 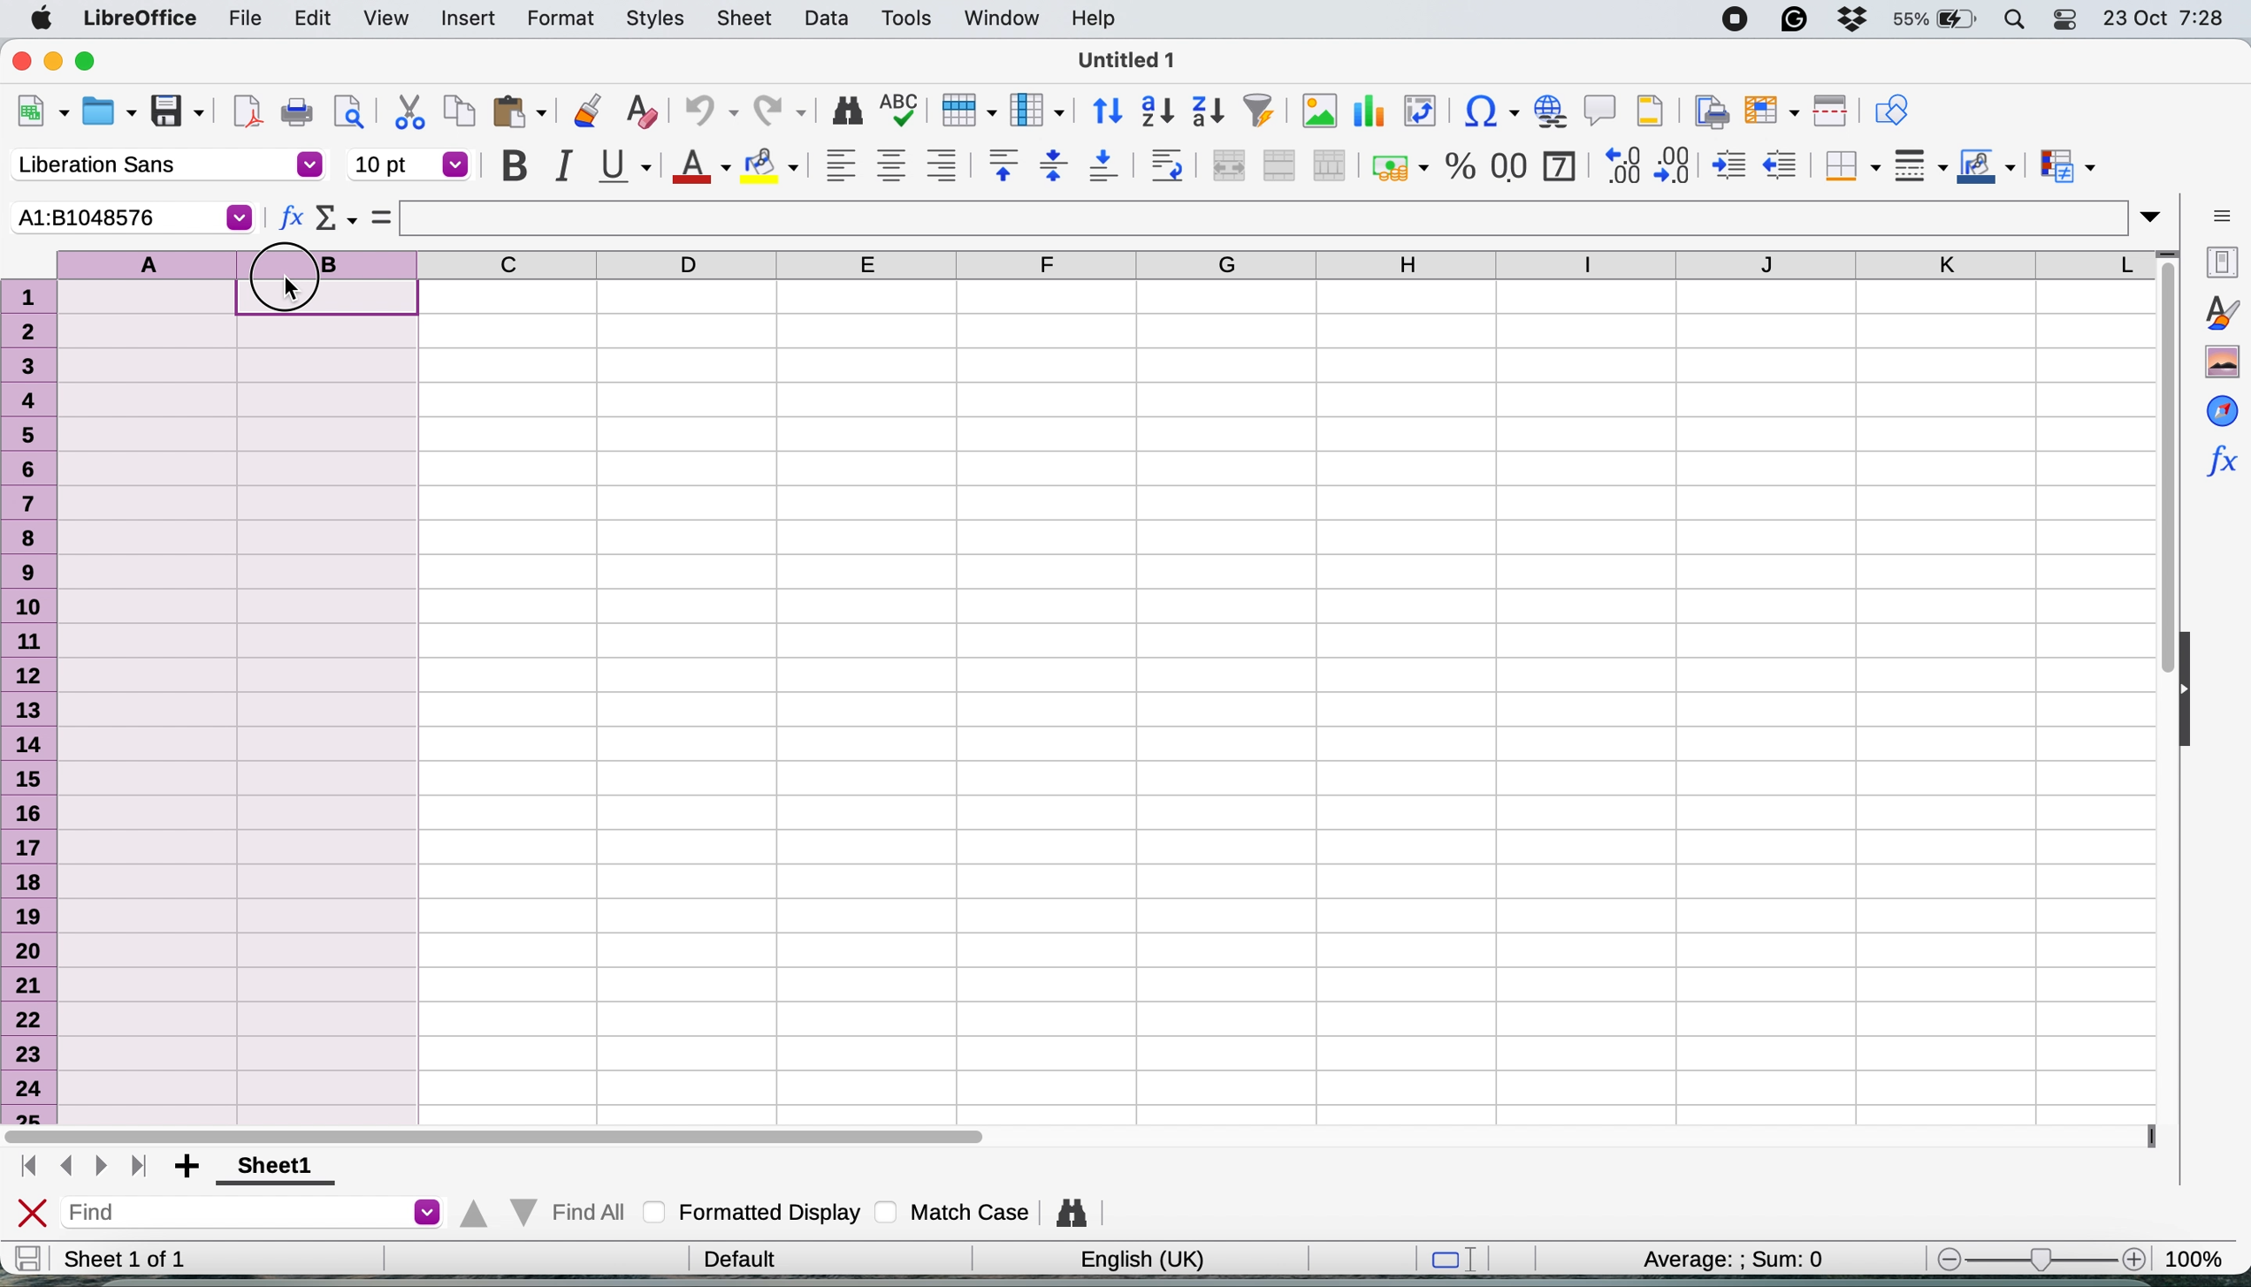 What do you see at coordinates (1053, 167) in the screenshot?
I see `center vertically` at bounding box center [1053, 167].